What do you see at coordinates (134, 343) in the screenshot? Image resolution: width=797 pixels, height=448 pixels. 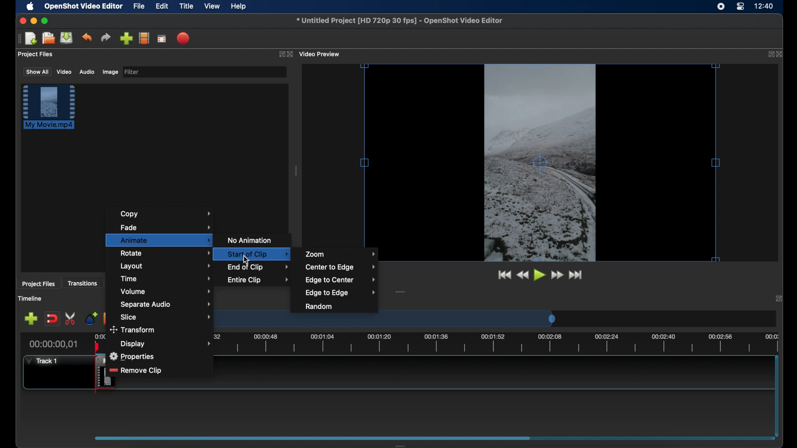 I see `Display` at bounding box center [134, 343].